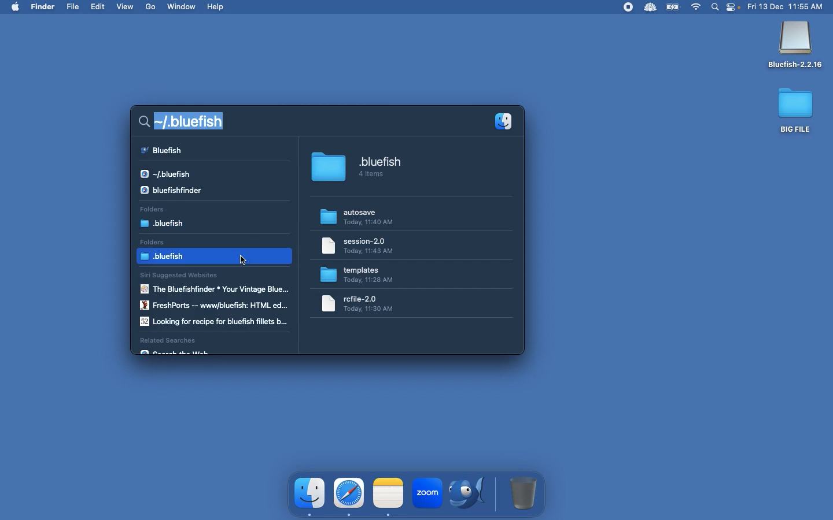 This screenshot has width=833, height=520. What do you see at coordinates (182, 6) in the screenshot?
I see `Window` at bounding box center [182, 6].